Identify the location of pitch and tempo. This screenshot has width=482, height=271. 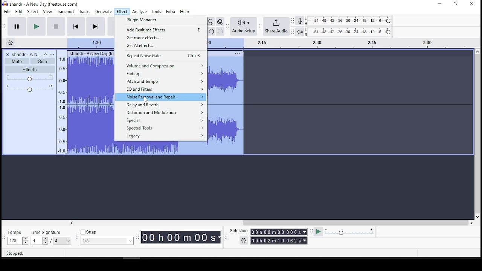
(161, 81).